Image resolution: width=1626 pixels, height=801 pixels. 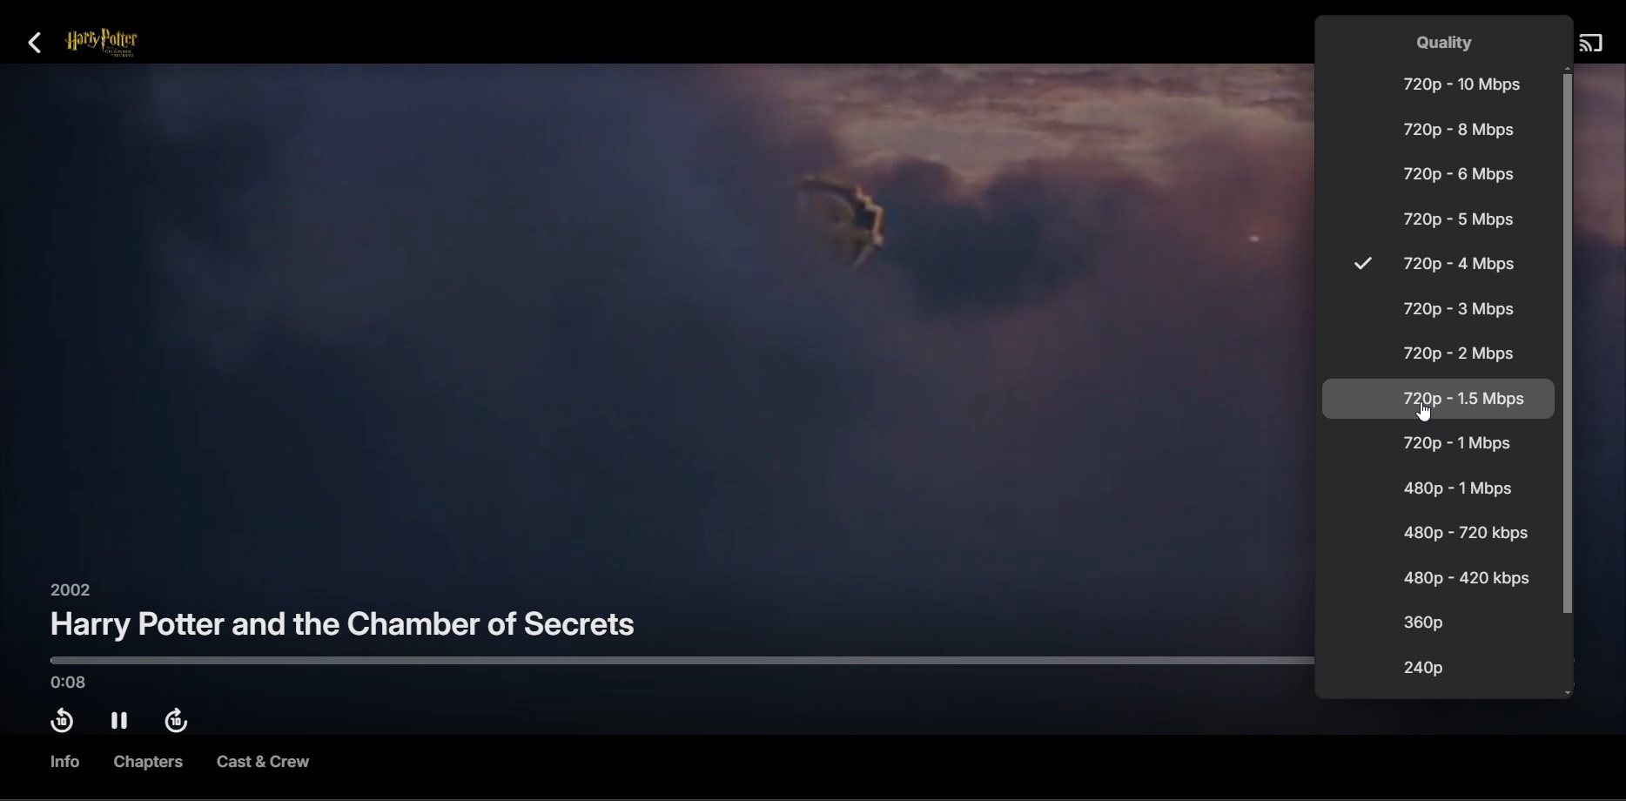 I want to click on 480p - 420 kbps, so click(x=1468, y=577).